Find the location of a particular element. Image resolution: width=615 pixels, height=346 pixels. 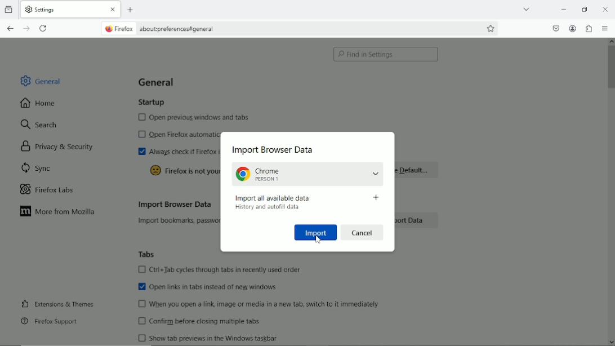

cursor is located at coordinates (317, 241).